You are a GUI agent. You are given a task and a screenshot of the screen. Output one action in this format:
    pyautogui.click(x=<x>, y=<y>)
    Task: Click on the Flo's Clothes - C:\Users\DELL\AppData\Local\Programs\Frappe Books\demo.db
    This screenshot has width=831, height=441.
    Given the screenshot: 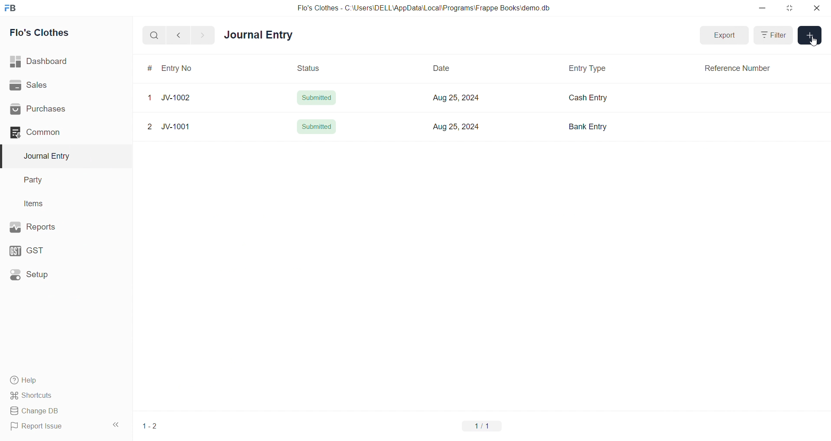 What is the action you would take?
    pyautogui.click(x=424, y=8)
    